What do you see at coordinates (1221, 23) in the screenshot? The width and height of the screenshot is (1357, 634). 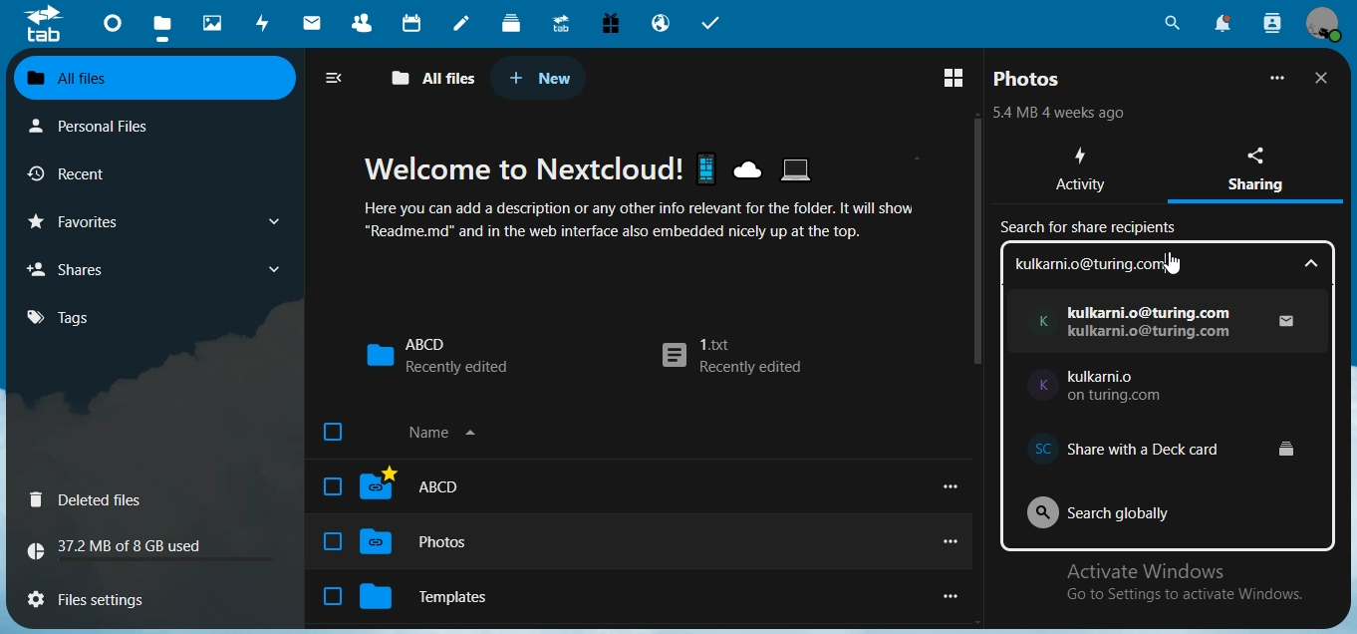 I see `notifications` at bounding box center [1221, 23].